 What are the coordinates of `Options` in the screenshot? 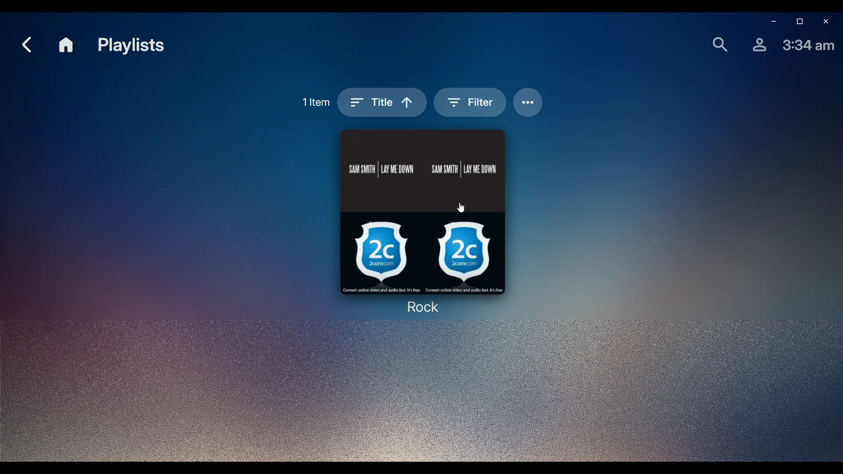 It's located at (528, 102).